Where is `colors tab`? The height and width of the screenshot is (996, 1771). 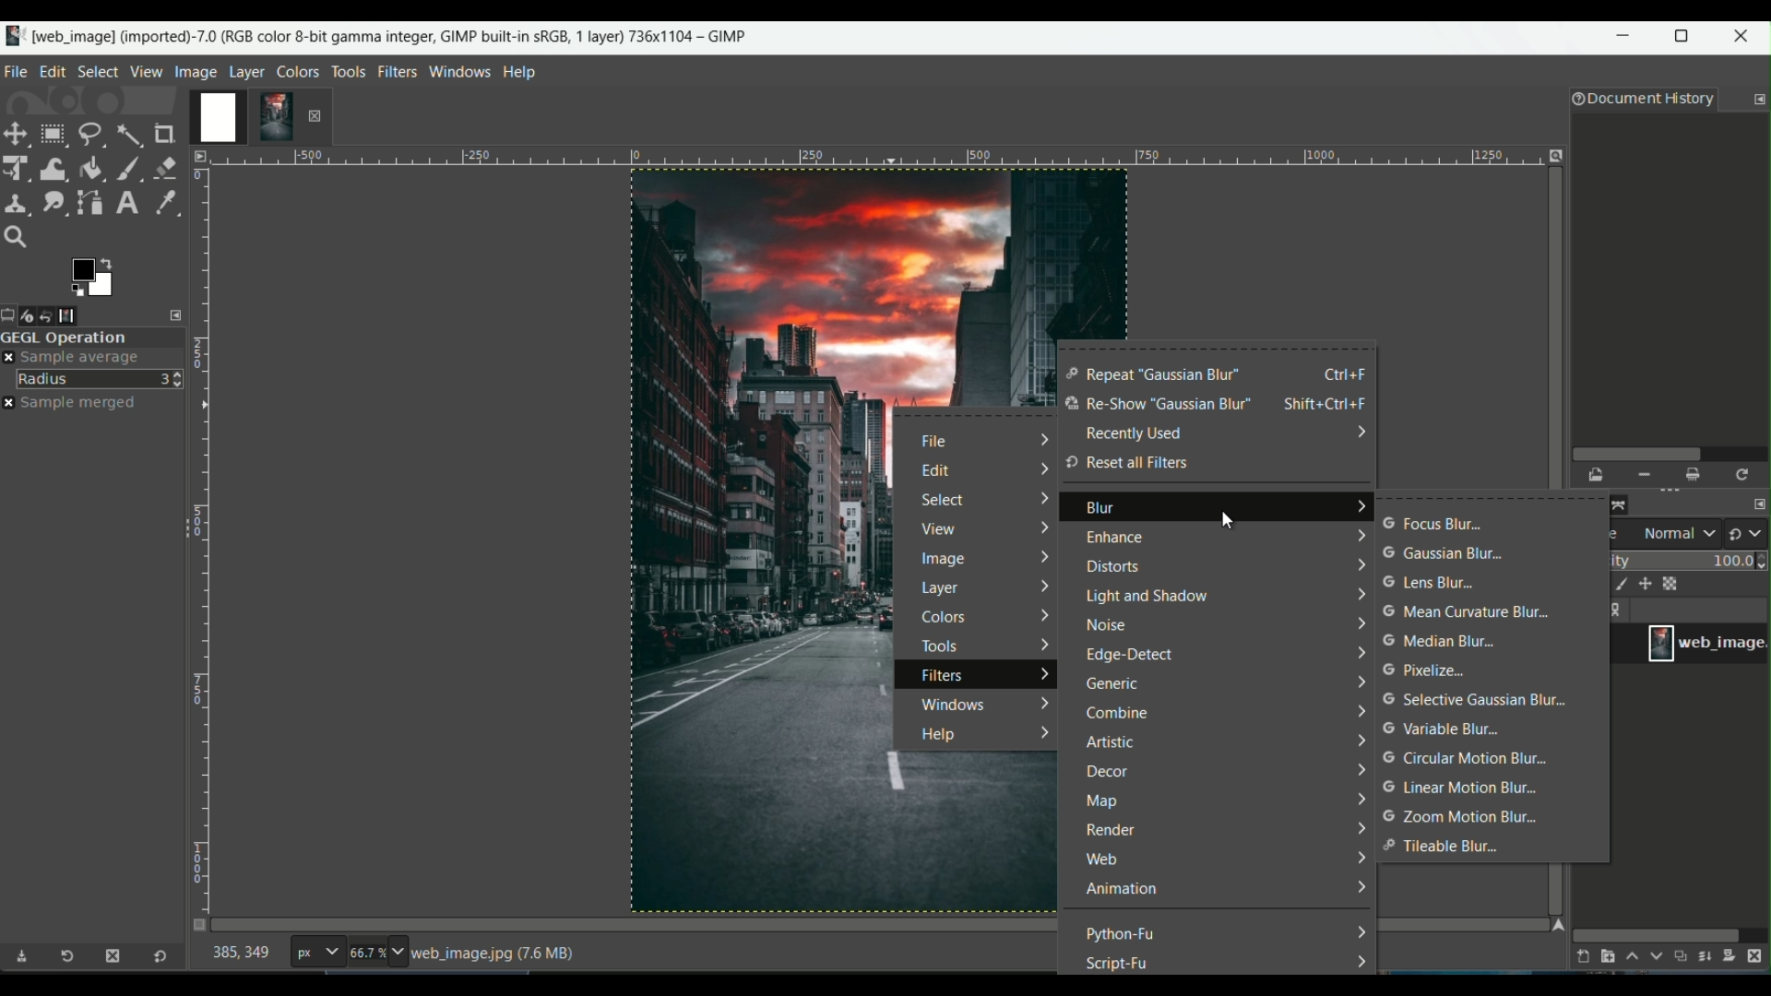 colors tab is located at coordinates (299, 70).